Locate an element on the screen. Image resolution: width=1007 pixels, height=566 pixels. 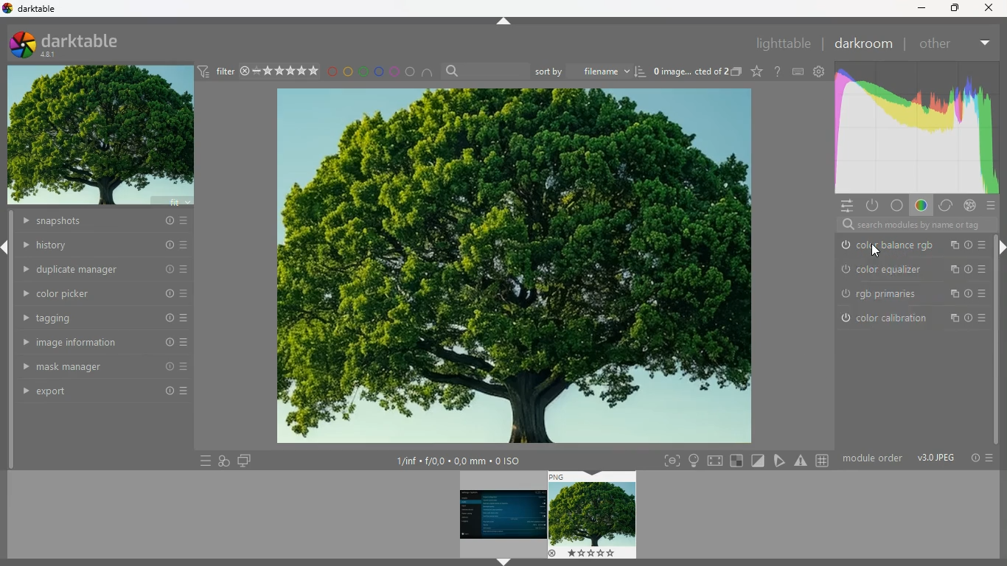
image is located at coordinates (501, 514).